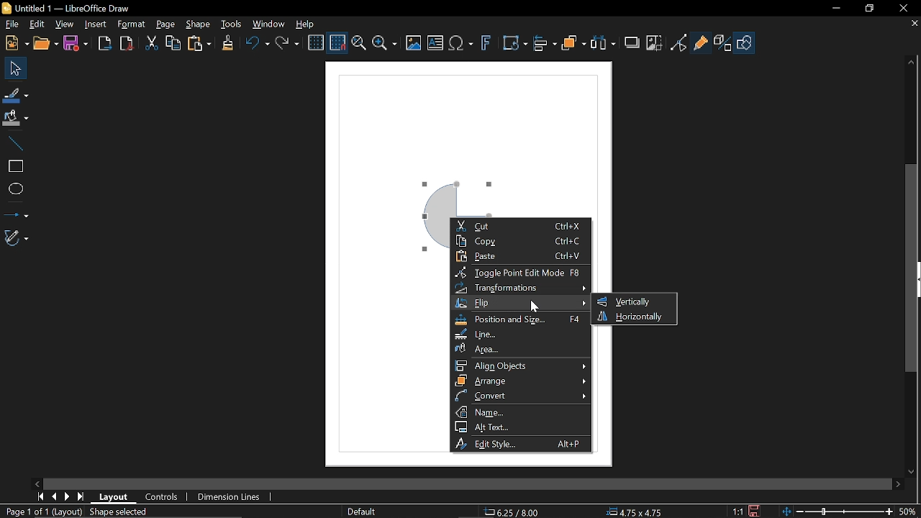  What do you see at coordinates (899, 483) in the screenshot?
I see `Move right` at bounding box center [899, 483].